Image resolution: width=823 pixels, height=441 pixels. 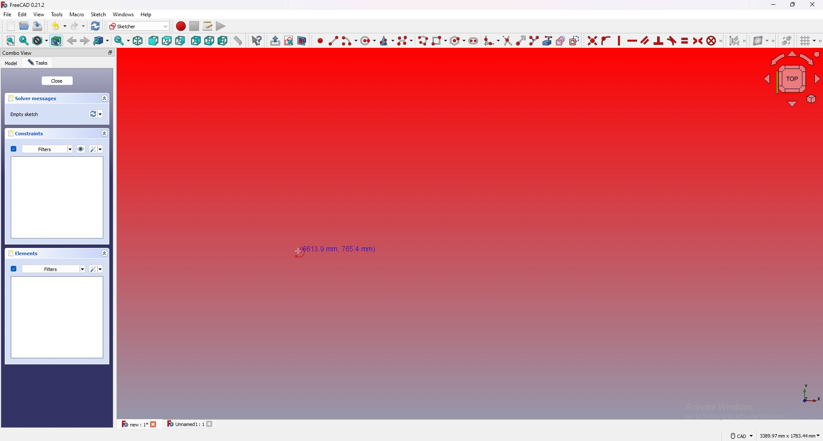 I want to click on collapse, so click(x=104, y=253).